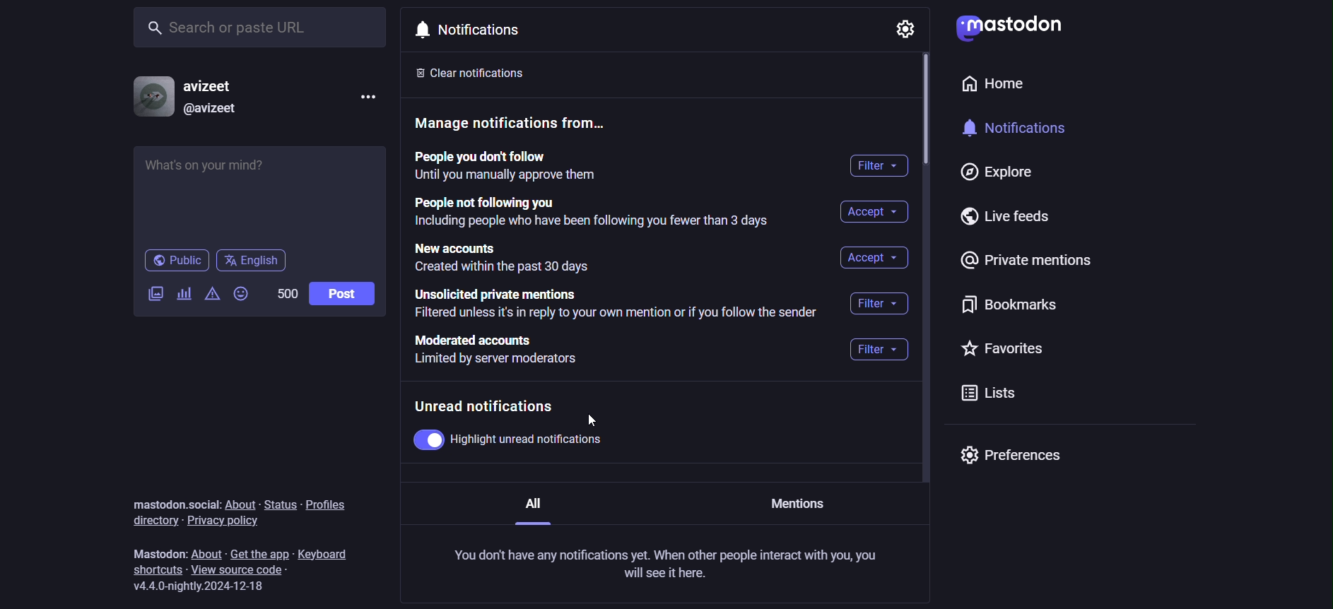 The image size is (1333, 609). Describe the element at coordinates (879, 303) in the screenshot. I see `filter` at that location.